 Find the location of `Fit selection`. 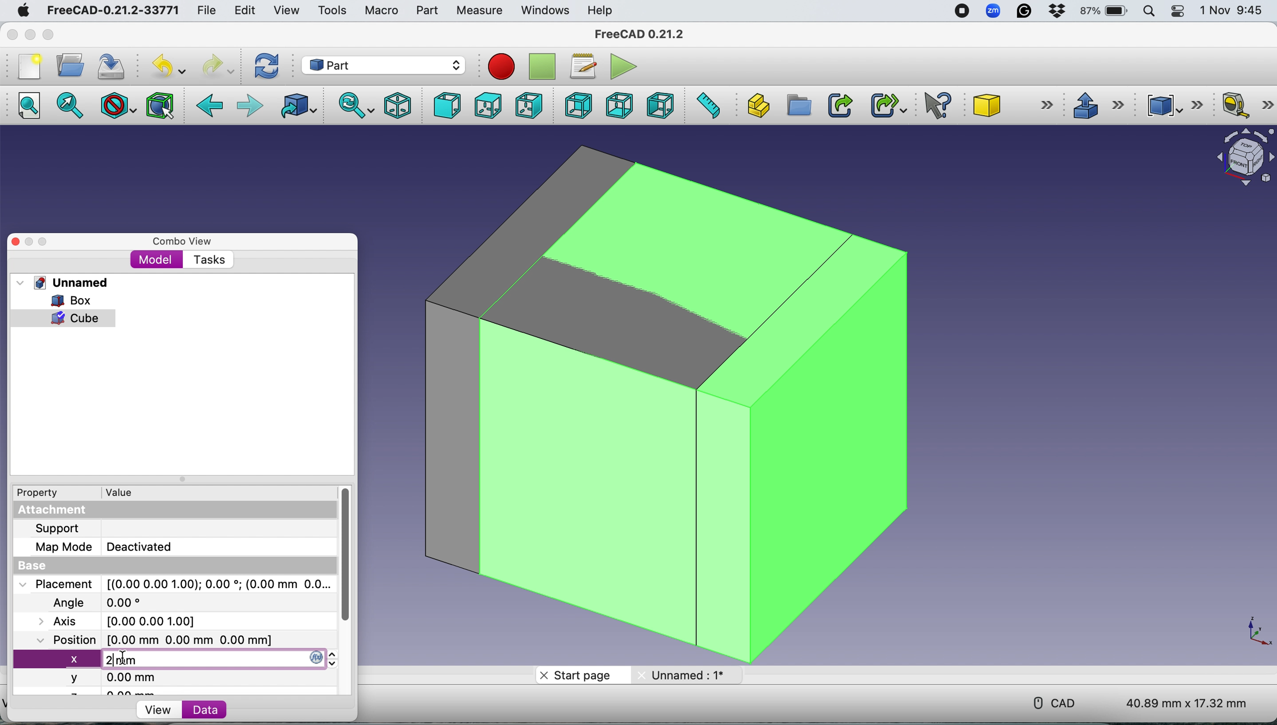

Fit selection is located at coordinates (71, 107).